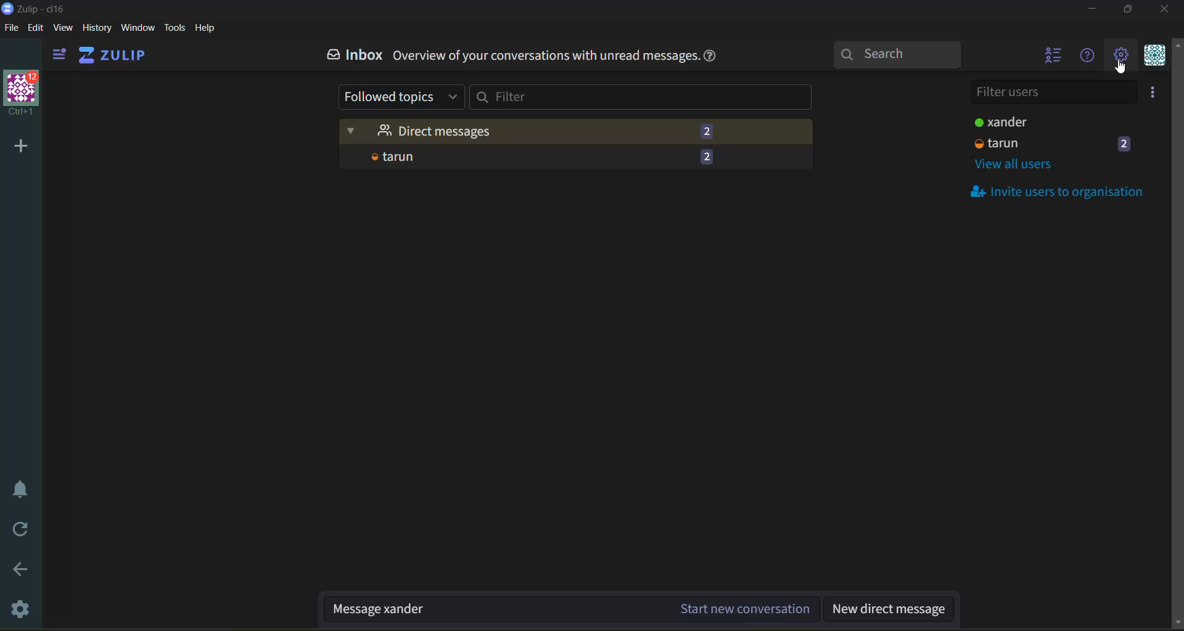 The width and height of the screenshot is (1184, 631). What do you see at coordinates (1055, 144) in the screenshot?
I see `user status` at bounding box center [1055, 144].